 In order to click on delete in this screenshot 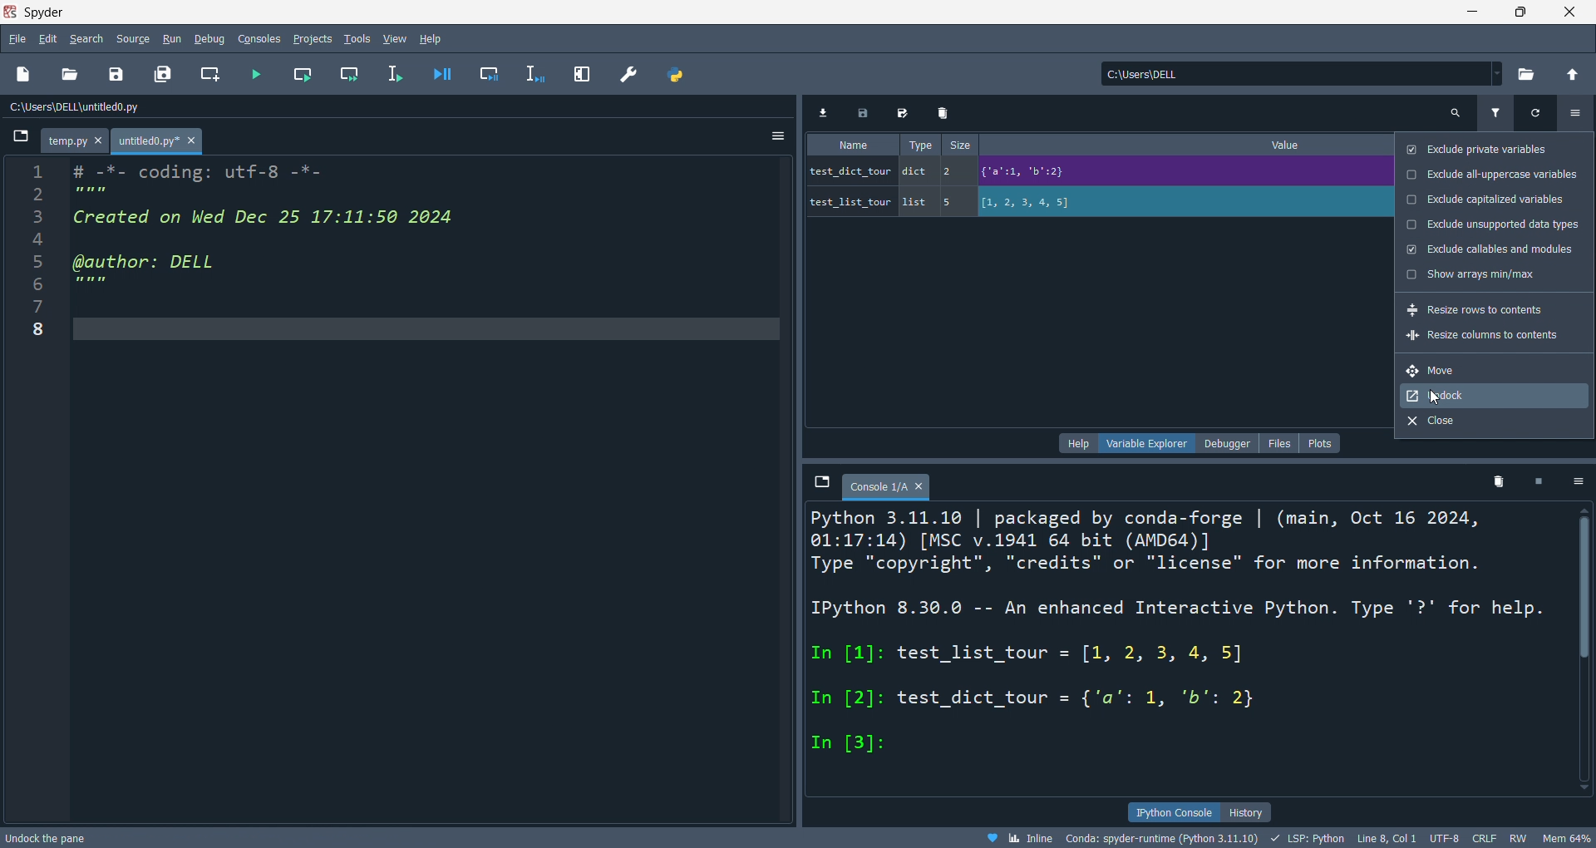, I will do `click(941, 115)`.